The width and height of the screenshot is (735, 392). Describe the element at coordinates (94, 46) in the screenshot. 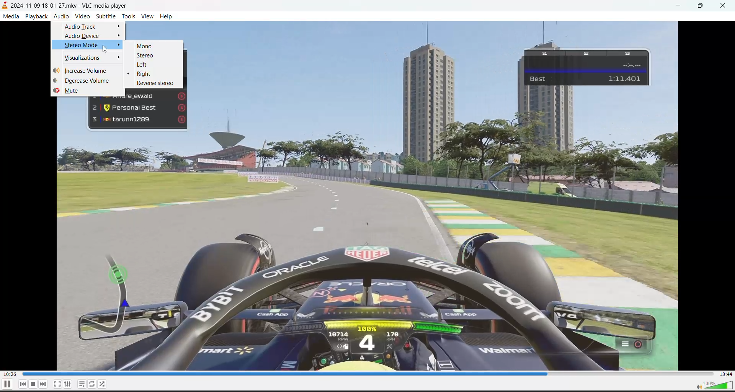

I see `stereo mode` at that location.